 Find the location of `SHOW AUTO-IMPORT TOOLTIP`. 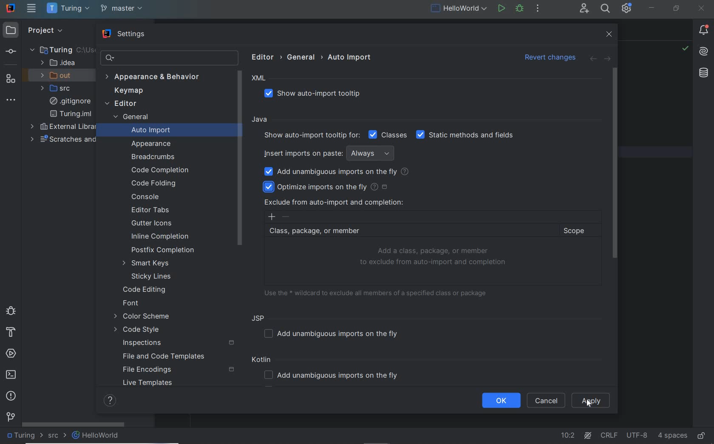

SHOW AUTO-IMPORT TOOLTIP is located at coordinates (317, 94).